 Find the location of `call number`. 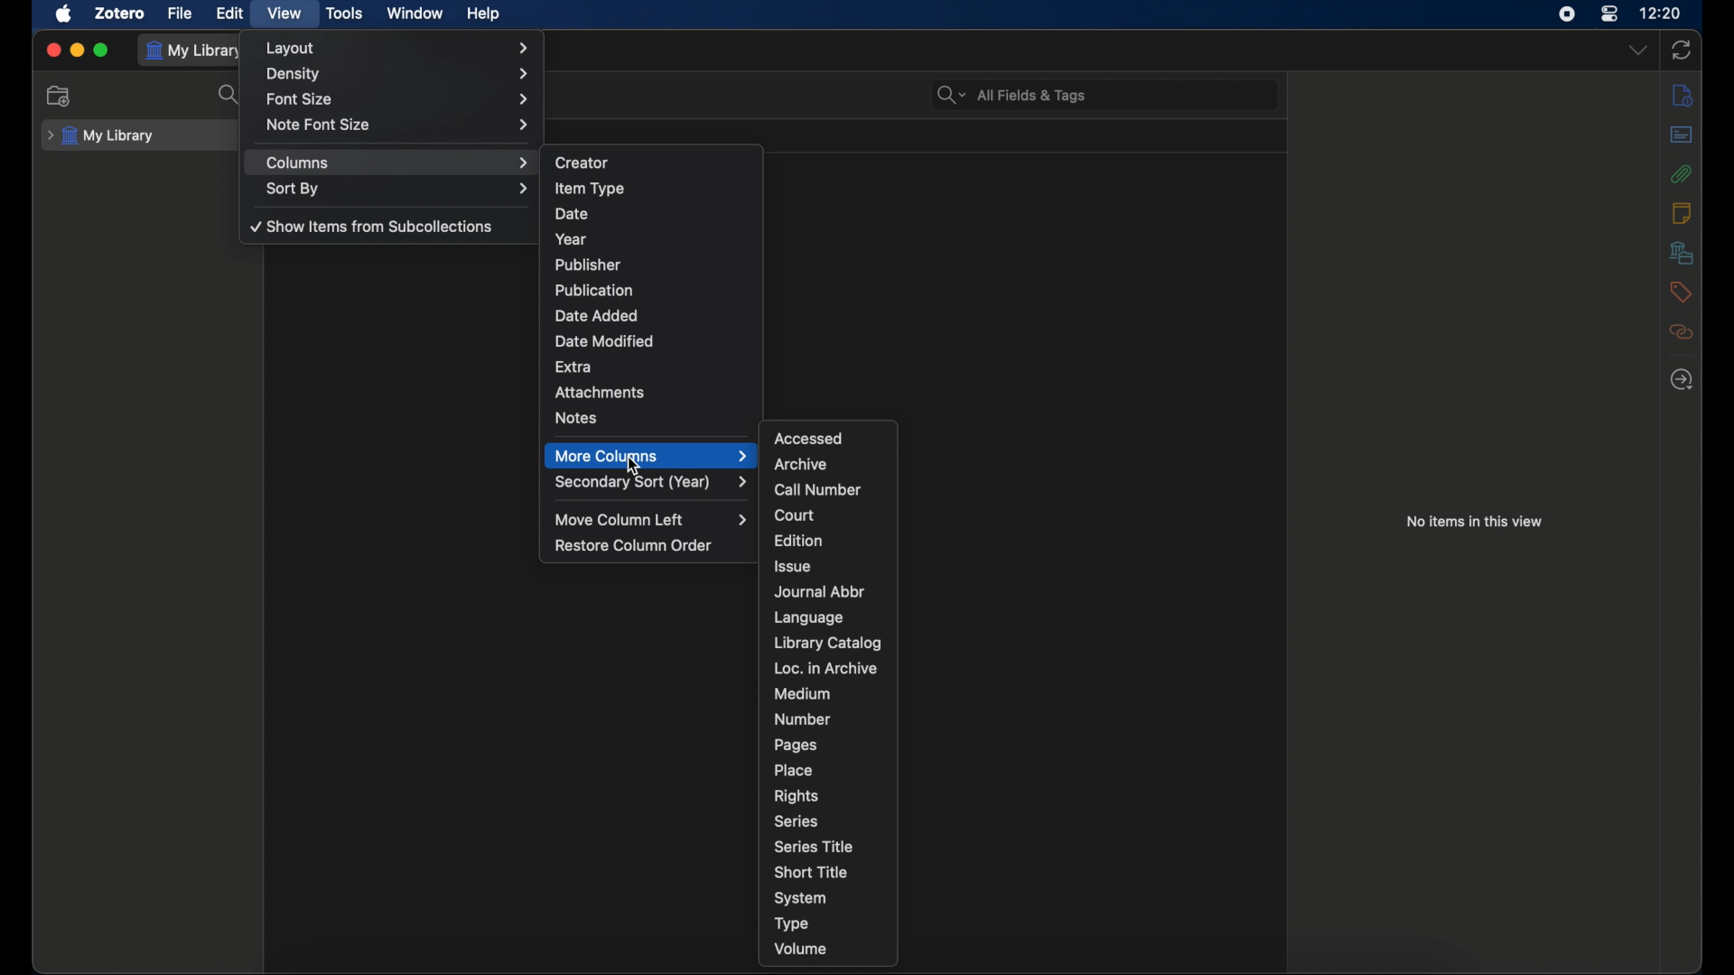

call number is located at coordinates (817, 490).